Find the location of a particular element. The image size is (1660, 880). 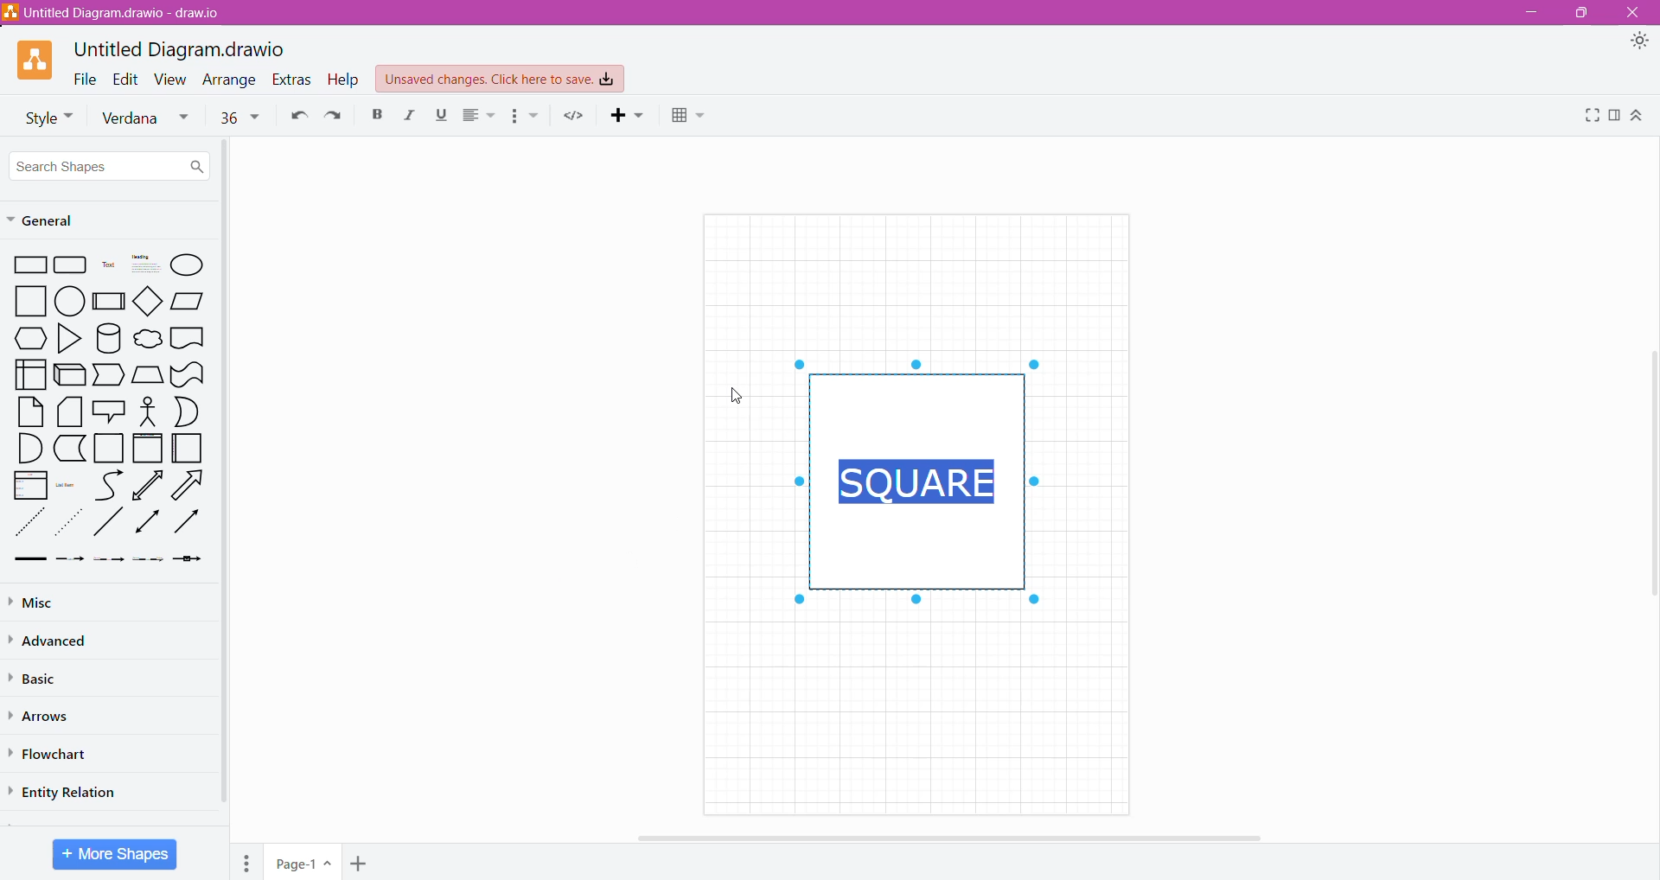

Folded Paper  is located at coordinates (187, 449).